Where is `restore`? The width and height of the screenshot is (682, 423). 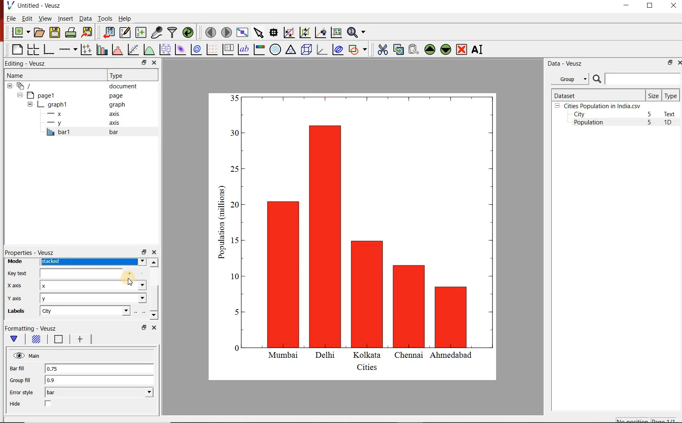
restore is located at coordinates (143, 327).